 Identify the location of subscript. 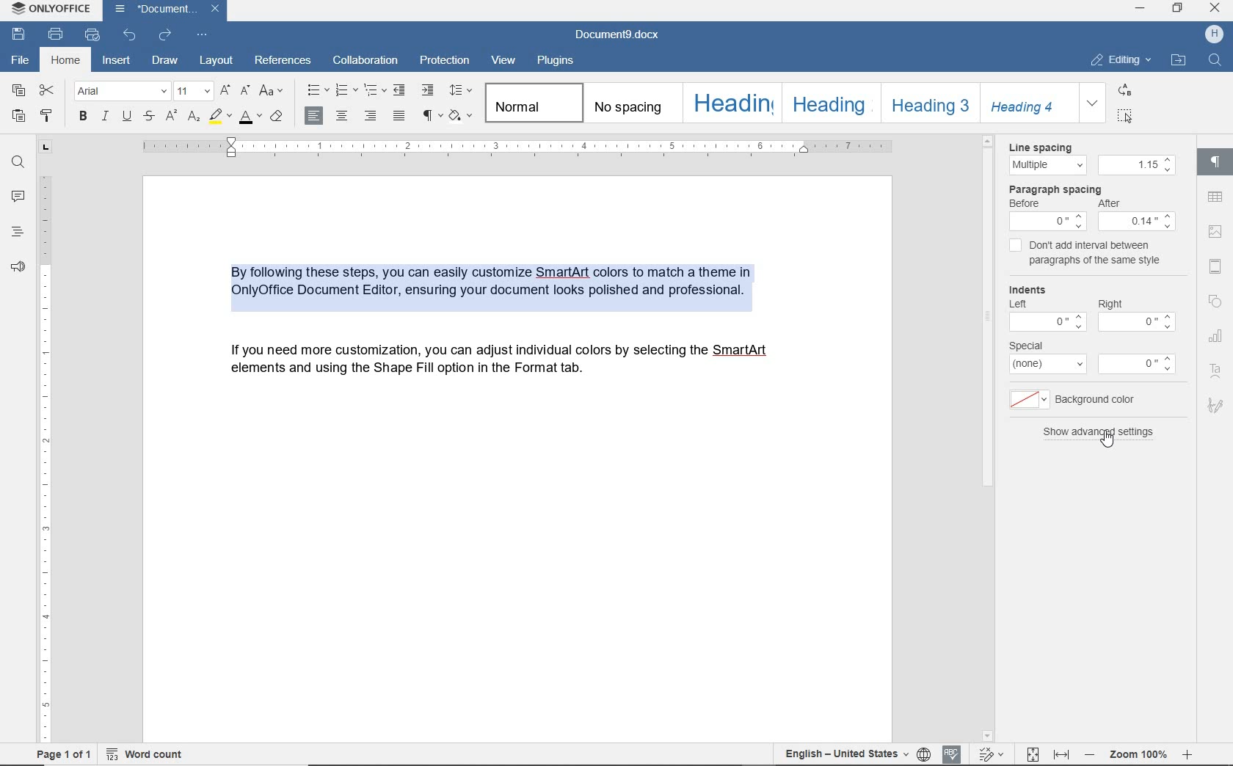
(194, 117).